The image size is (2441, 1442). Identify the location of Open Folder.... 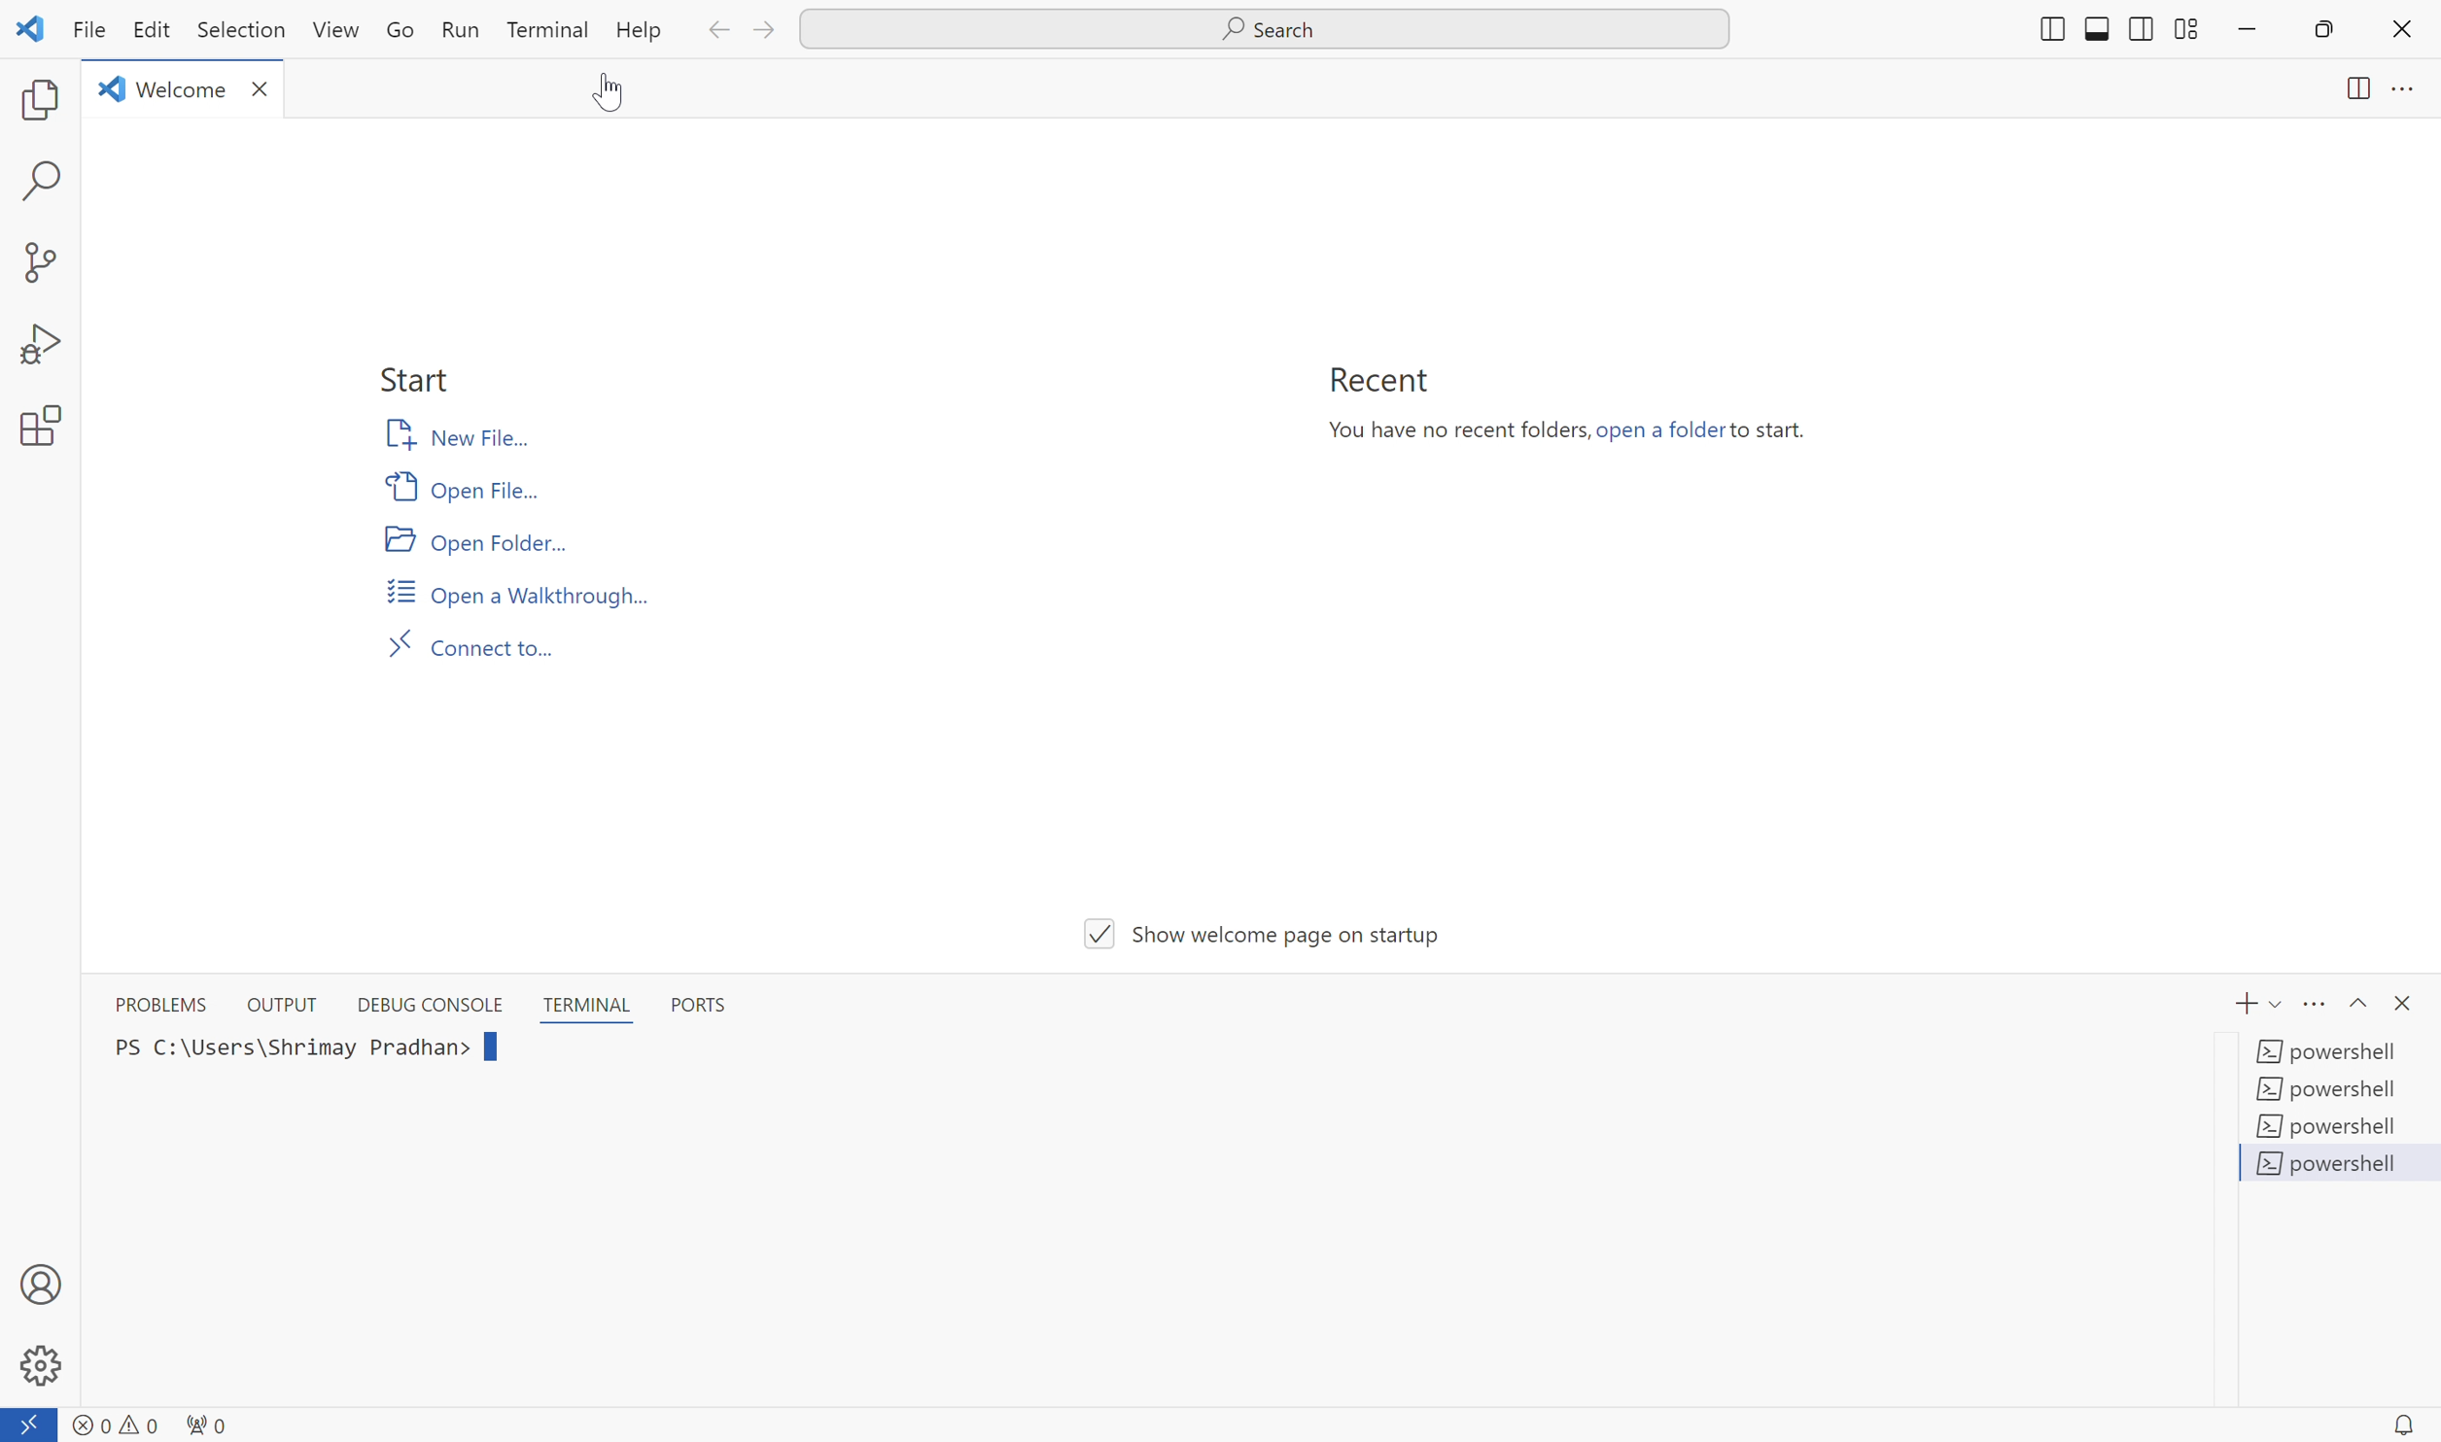
(483, 538).